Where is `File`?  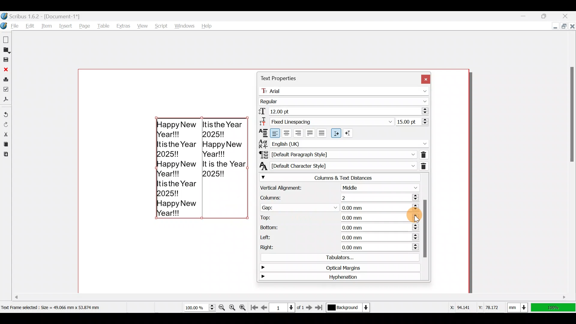 File is located at coordinates (10, 26).